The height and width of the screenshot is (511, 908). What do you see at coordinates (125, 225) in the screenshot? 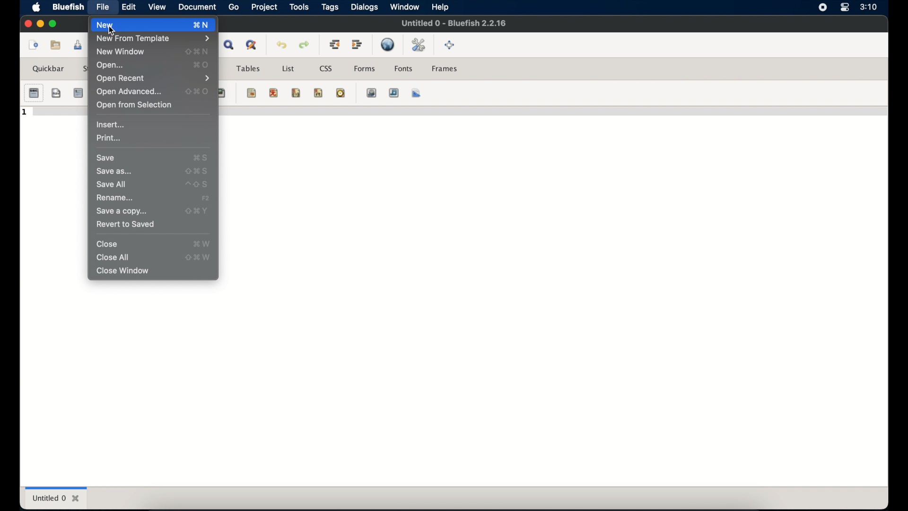
I see `revert to saved` at bounding box center [125, 225].